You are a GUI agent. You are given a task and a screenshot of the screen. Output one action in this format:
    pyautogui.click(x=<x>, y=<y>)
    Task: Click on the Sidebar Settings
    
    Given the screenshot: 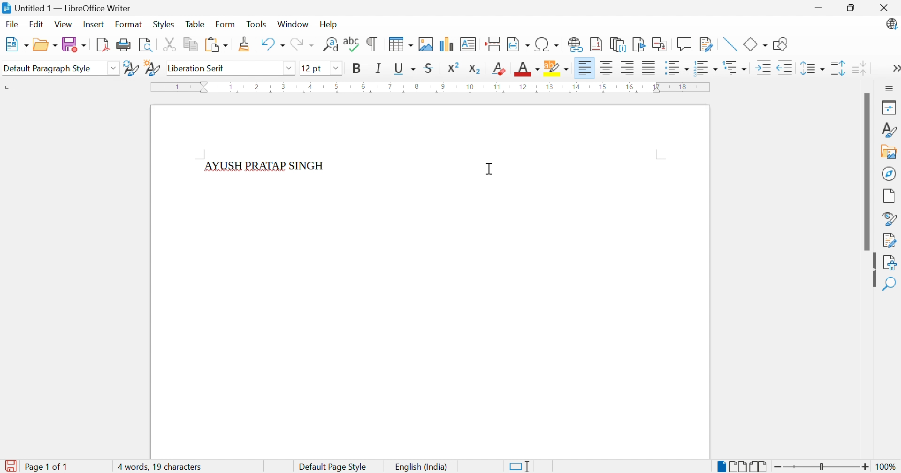 What is the action you would take?
    pyautogui.click(x=888, y=88)
    